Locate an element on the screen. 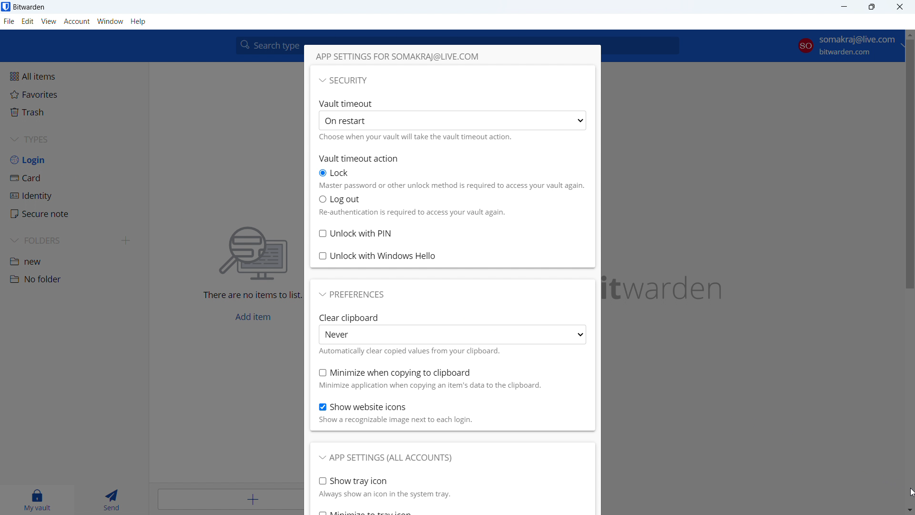  add item is located at coordinates (253, 317).